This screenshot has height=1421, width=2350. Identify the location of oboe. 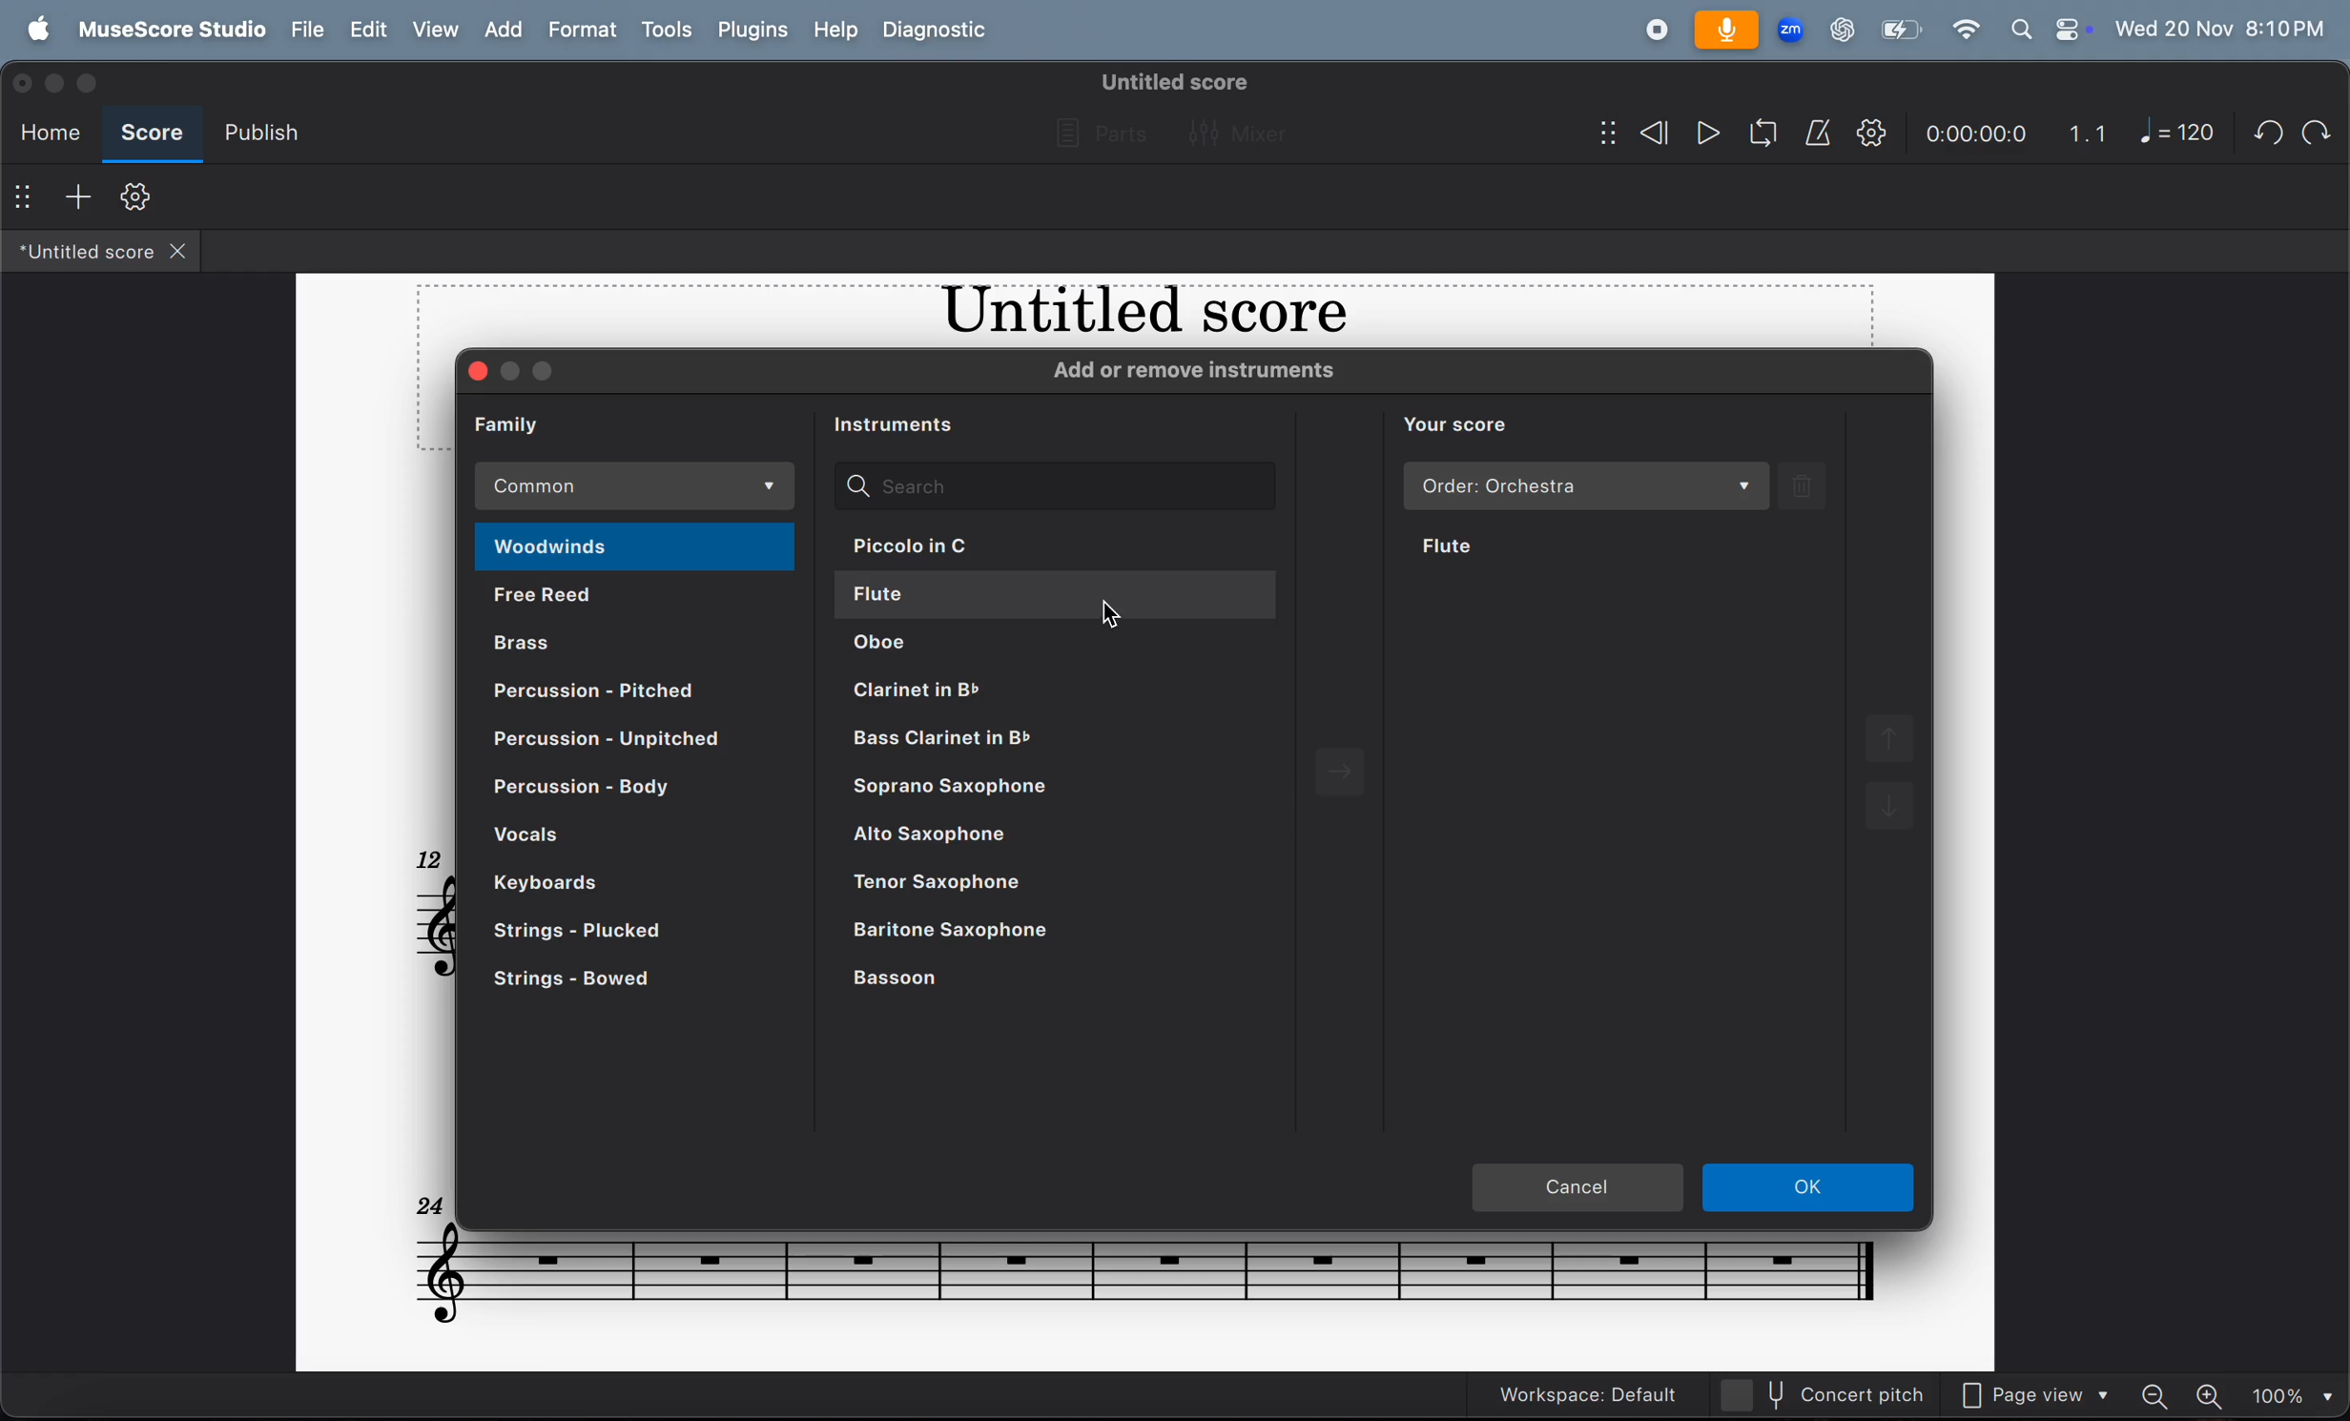
(1077, 648).